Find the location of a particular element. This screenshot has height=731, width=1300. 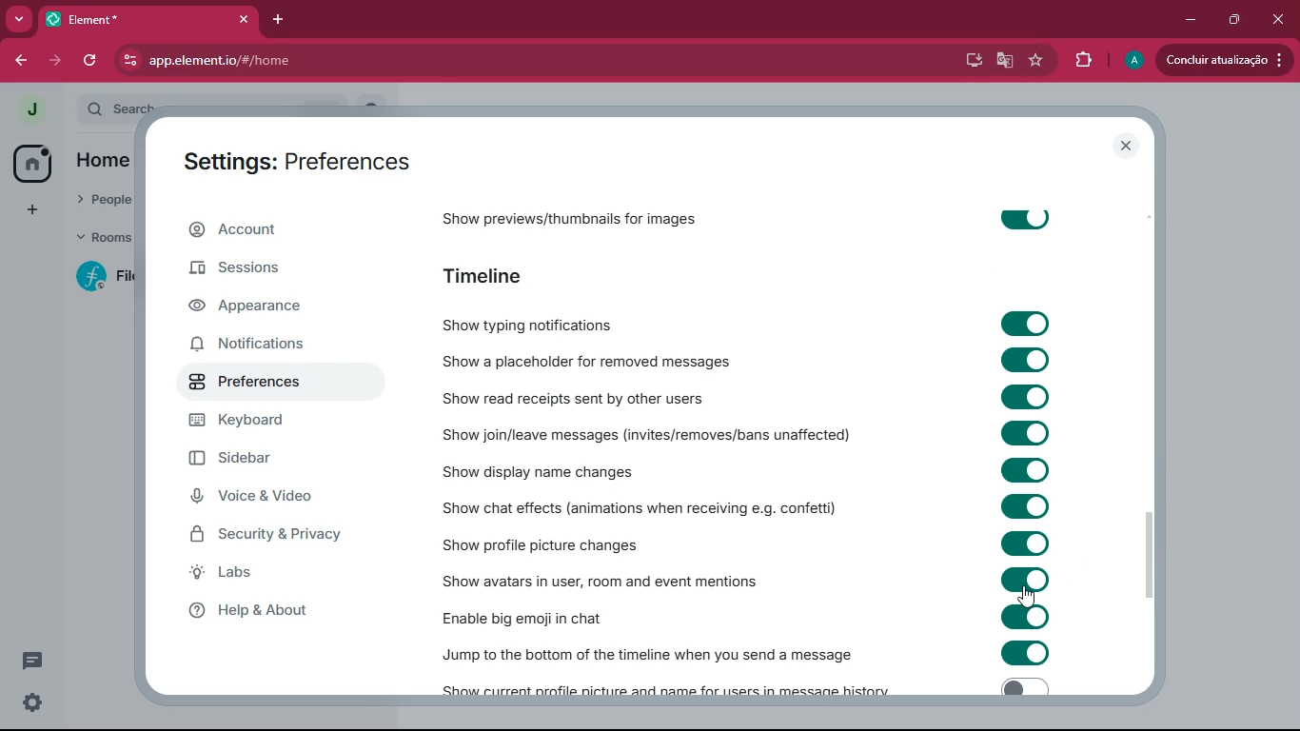

toggle on  is located at coordinates (1031, 325).